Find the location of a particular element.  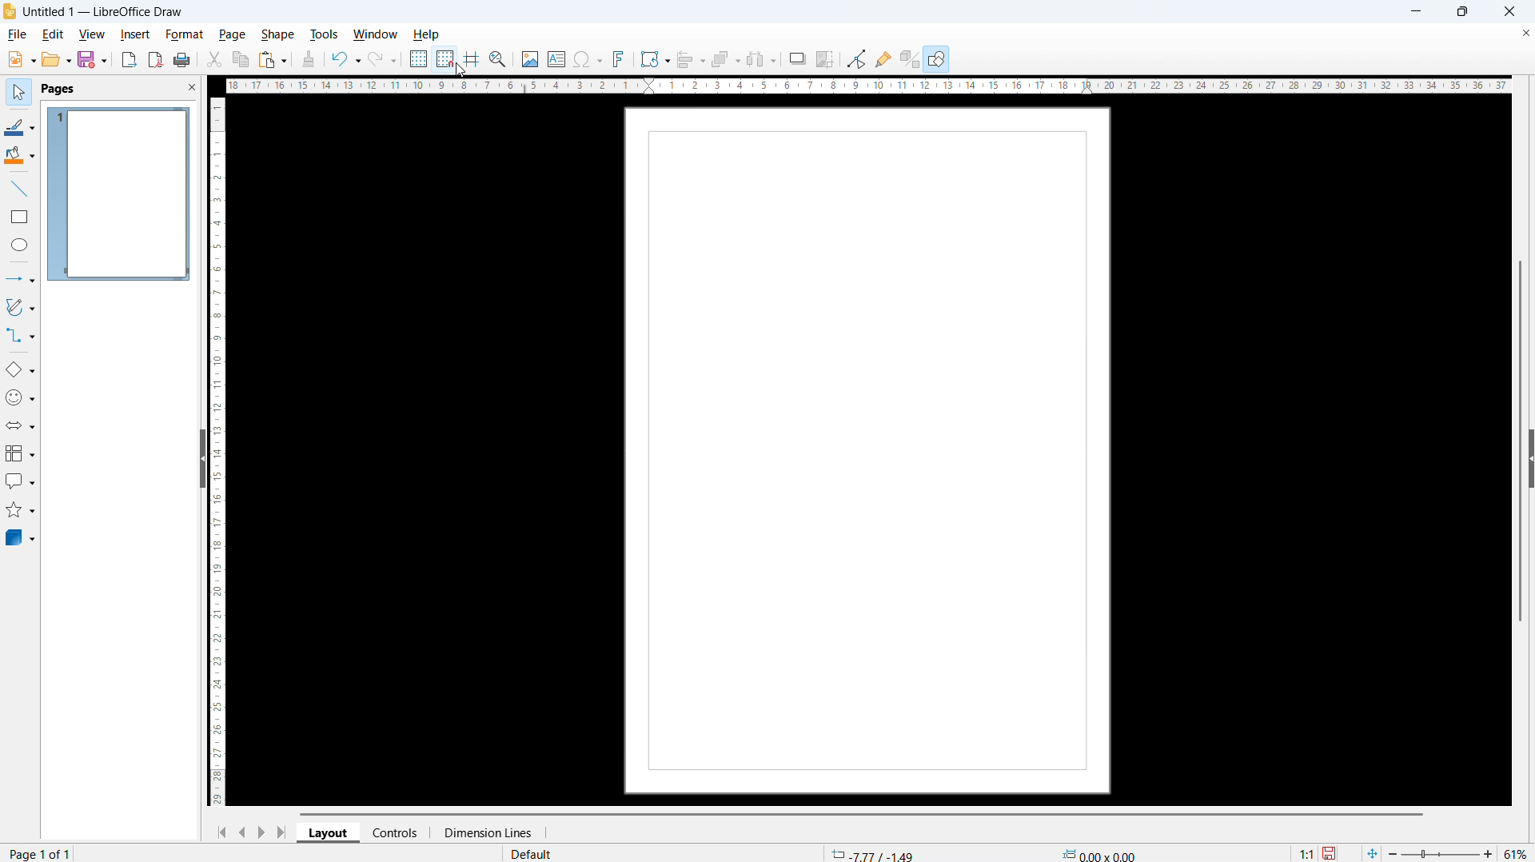

Page  is located at coordinates (867, 449).